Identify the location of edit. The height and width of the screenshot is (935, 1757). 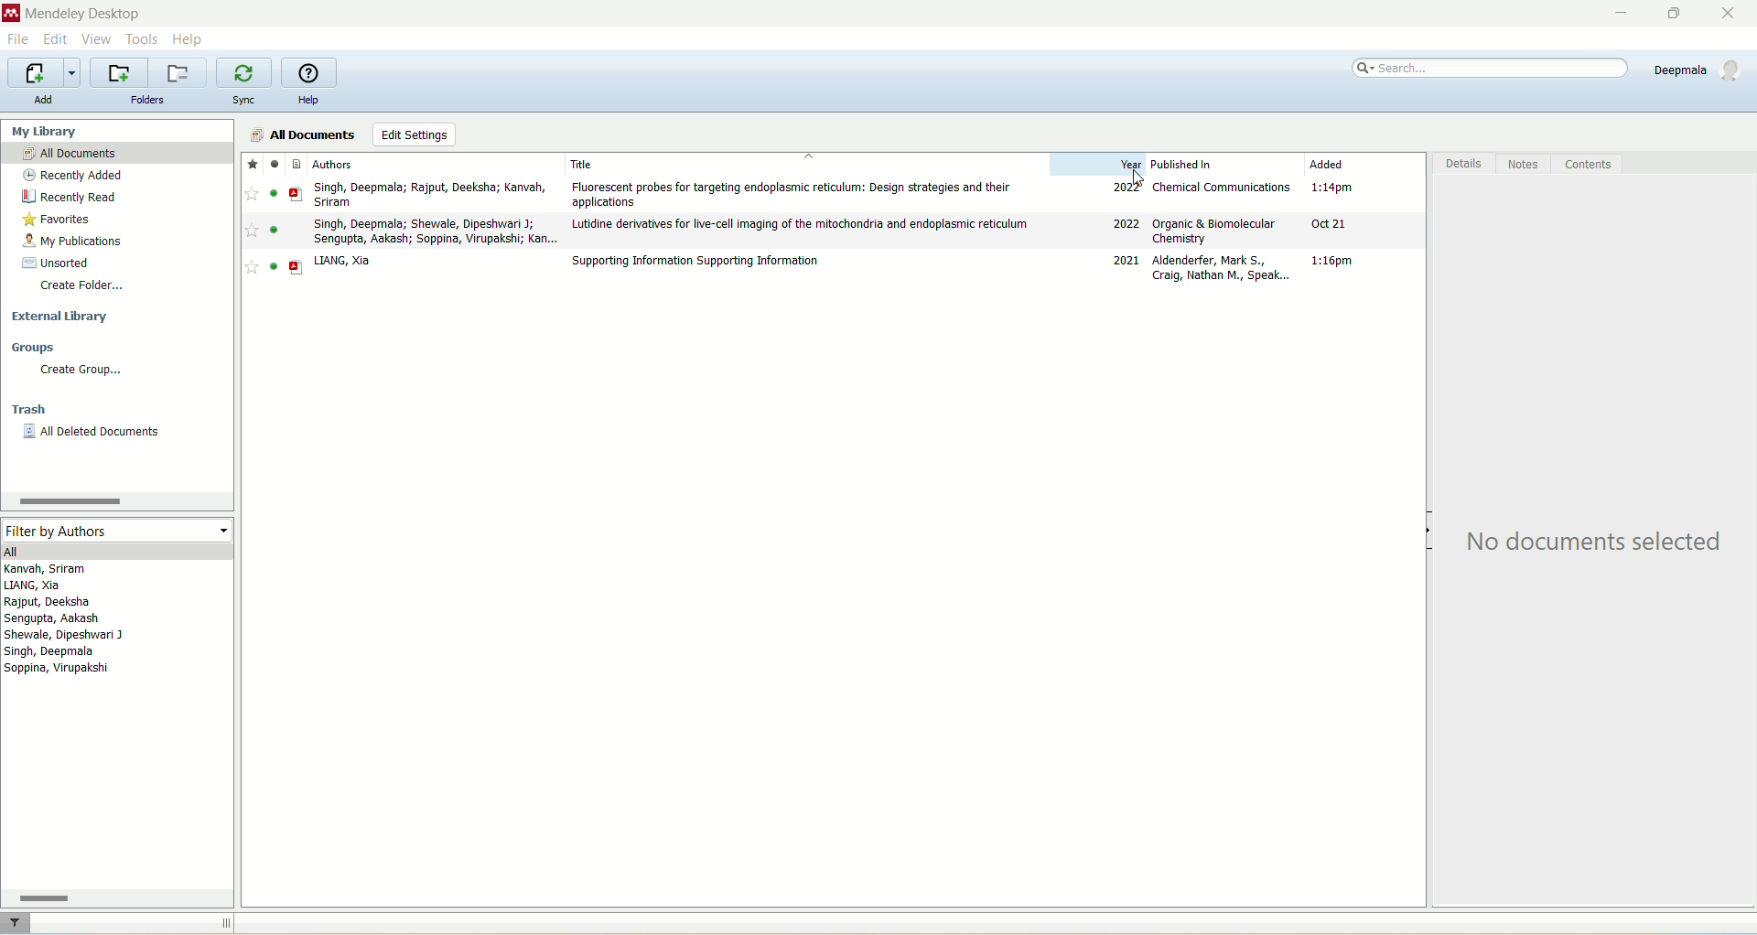
(55, 39).